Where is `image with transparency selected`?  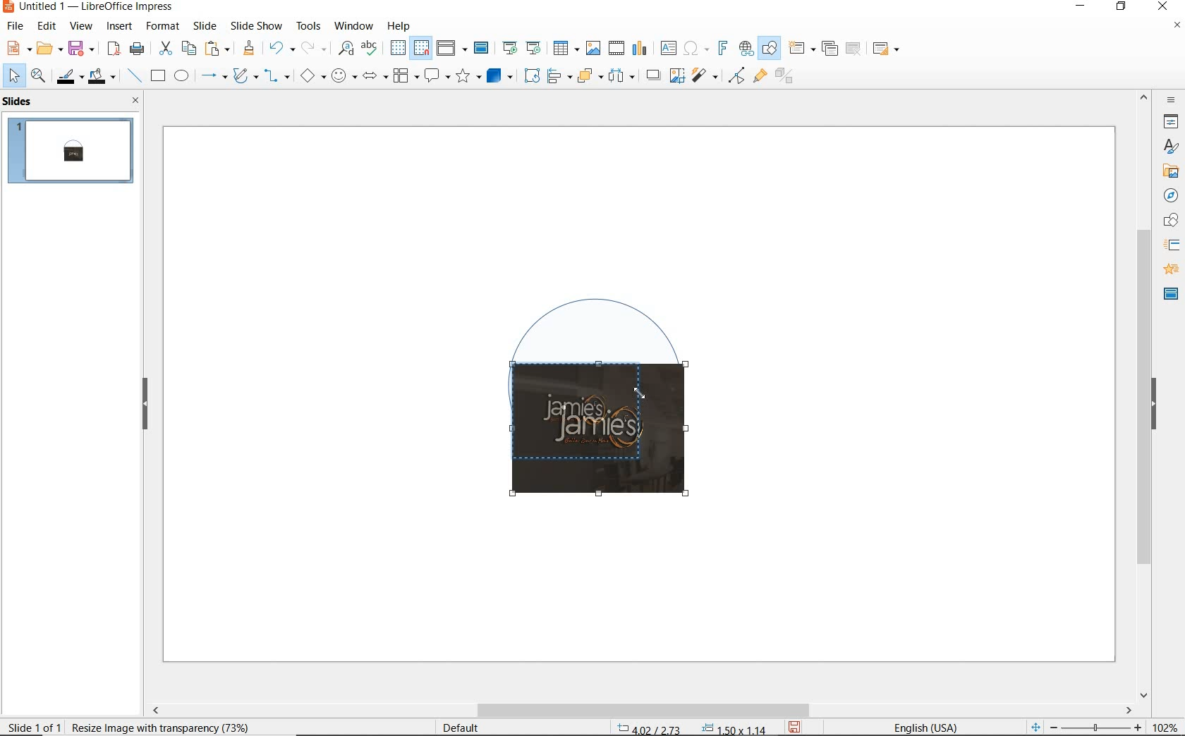 image with transparency selected is located at coordinates (164, 726).